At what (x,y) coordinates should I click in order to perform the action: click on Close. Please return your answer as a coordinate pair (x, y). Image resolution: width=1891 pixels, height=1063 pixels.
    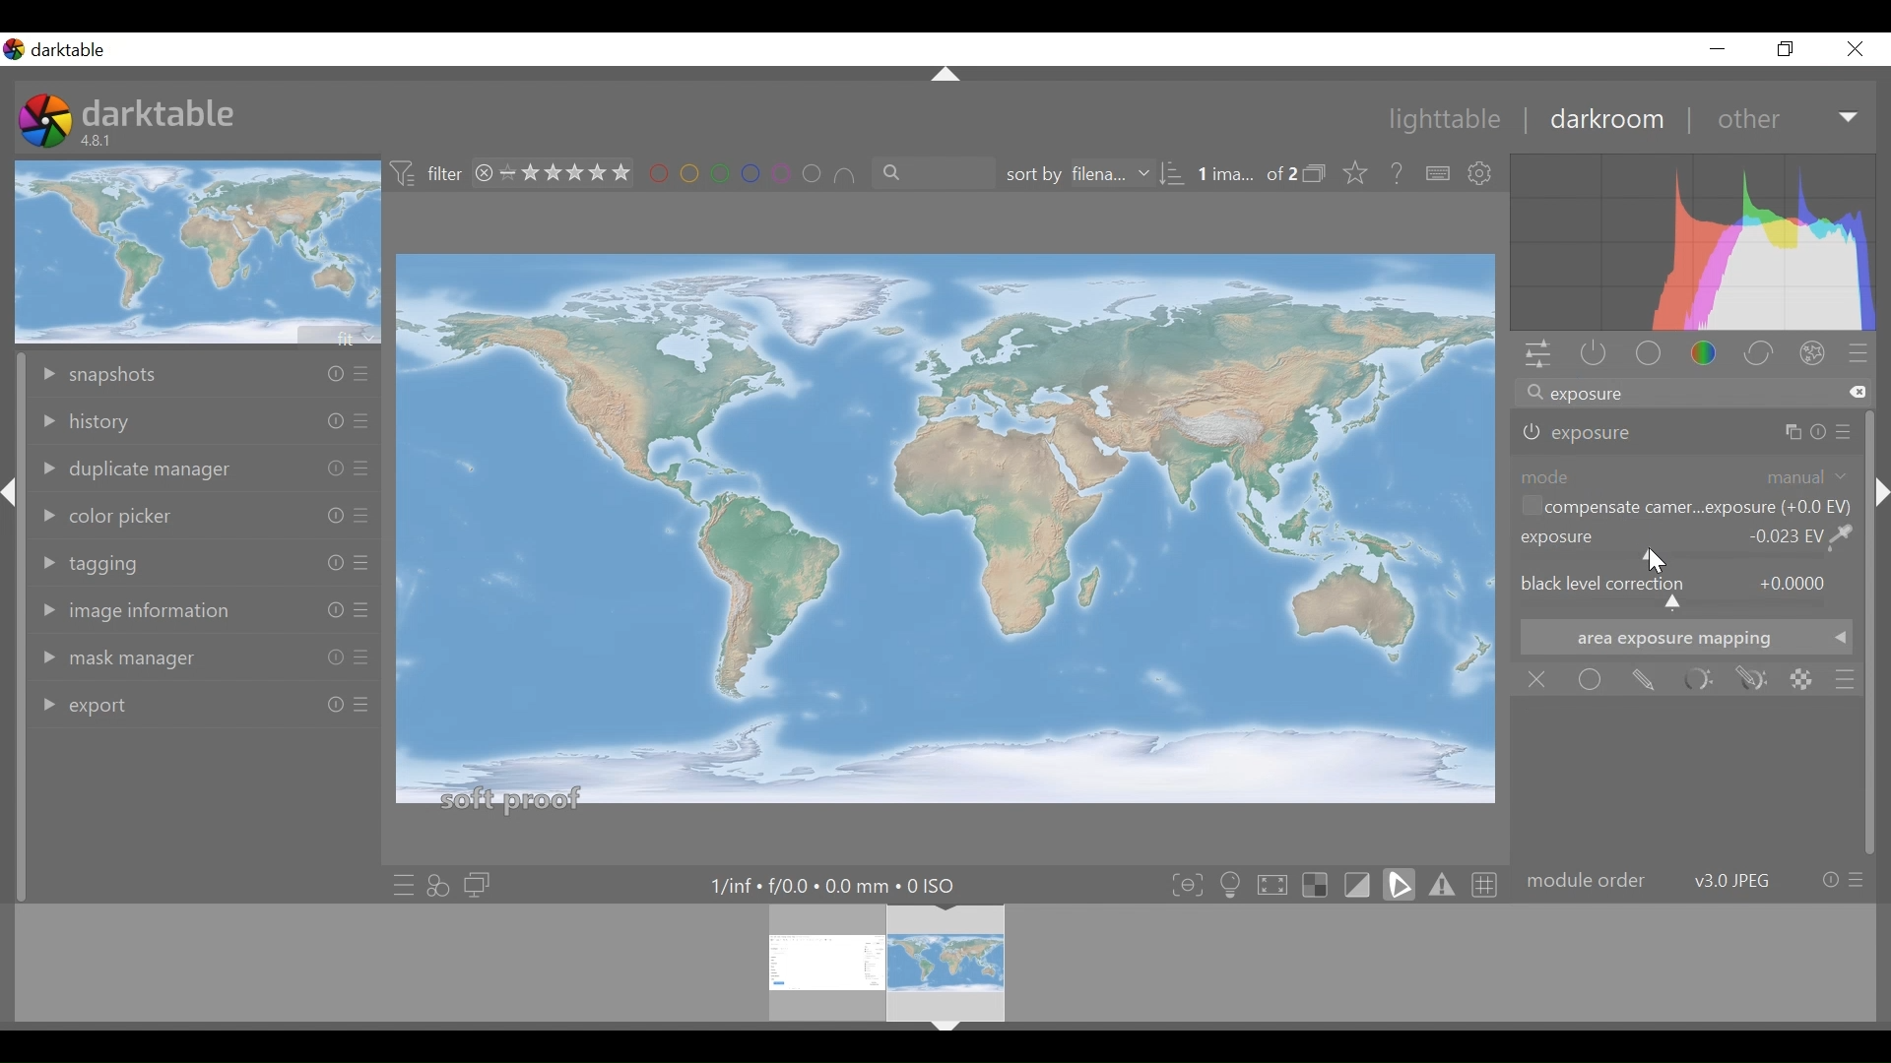
    Looking at the image, I should click on (1856, 48).